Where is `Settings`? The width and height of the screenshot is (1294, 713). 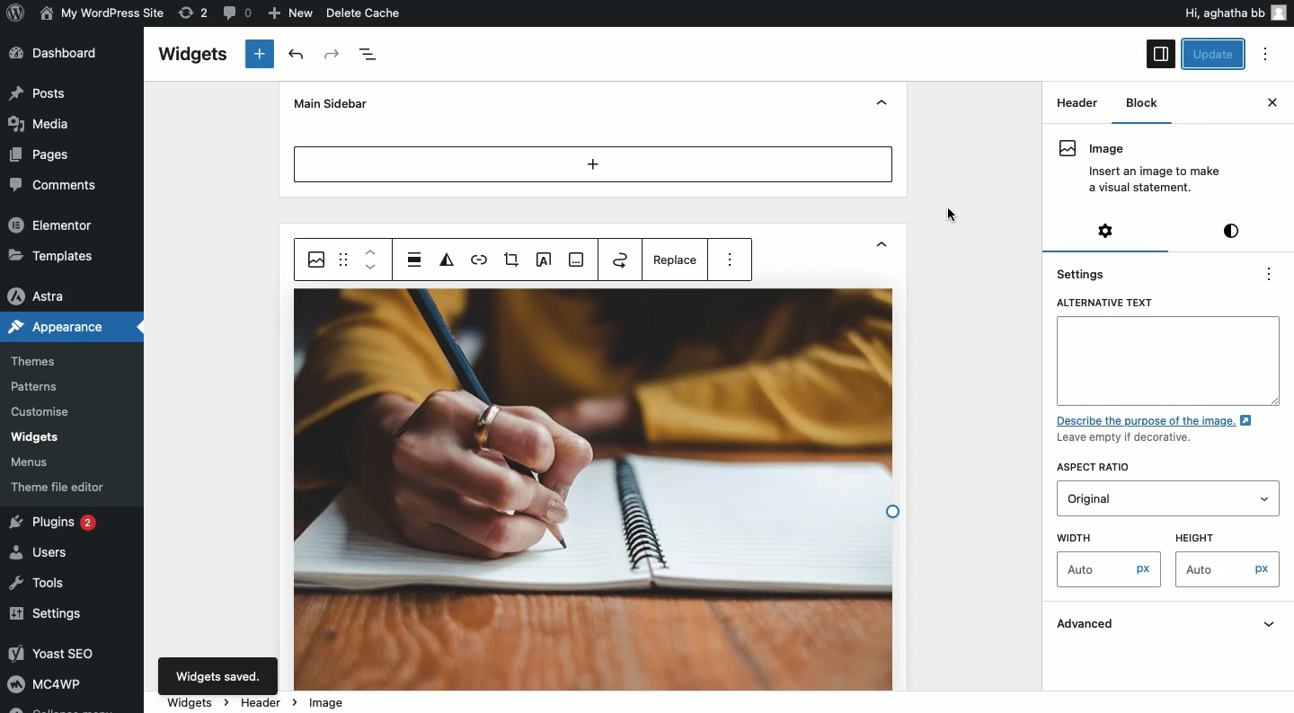
Settings is located at coordinates (1108, 230).